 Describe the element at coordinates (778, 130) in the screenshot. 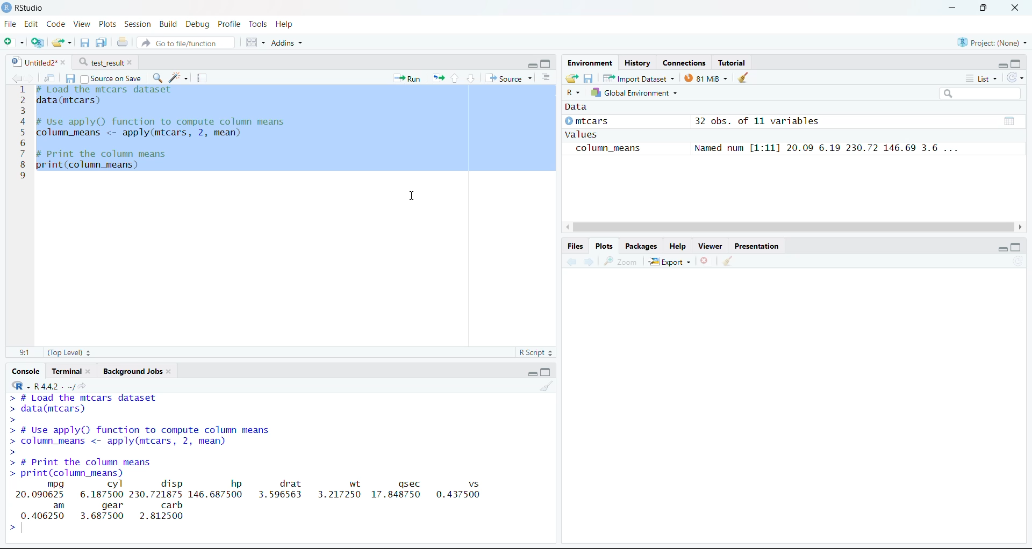

I see `Data
© mtcars 32 obs. of 11 variables
Values
column_means Named num [1:11] 20.09 6.19 230.72 146.69 3.6 ...` at that location.